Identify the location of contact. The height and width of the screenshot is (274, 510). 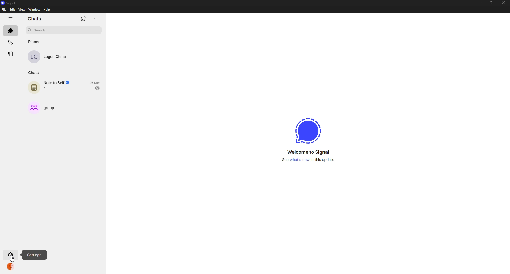
(48, 57).